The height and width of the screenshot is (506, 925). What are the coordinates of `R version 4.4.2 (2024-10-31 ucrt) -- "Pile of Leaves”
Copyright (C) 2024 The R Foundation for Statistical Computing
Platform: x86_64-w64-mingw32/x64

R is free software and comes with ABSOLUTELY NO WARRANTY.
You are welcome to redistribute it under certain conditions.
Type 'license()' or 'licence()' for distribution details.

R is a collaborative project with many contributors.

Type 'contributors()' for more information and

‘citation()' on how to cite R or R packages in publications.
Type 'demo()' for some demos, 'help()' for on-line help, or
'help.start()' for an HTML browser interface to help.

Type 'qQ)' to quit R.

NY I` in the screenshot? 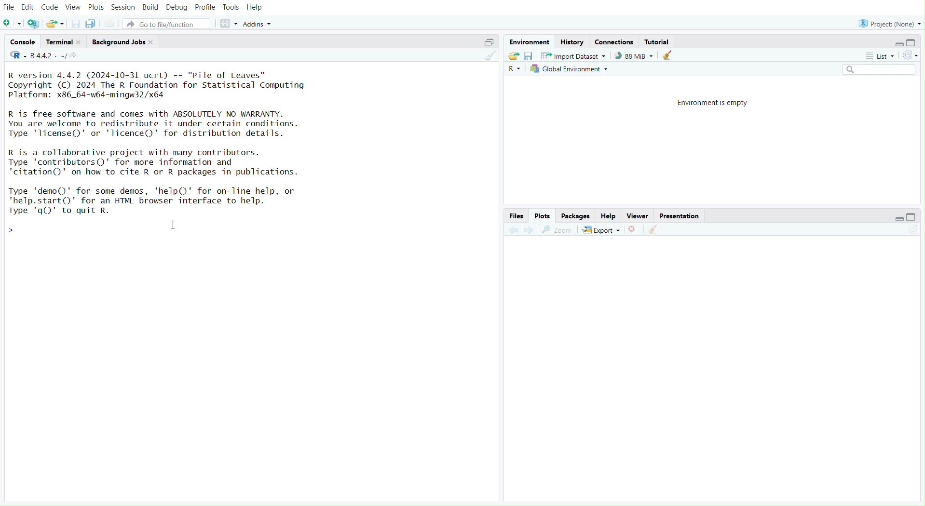 It's located at (171, 141).